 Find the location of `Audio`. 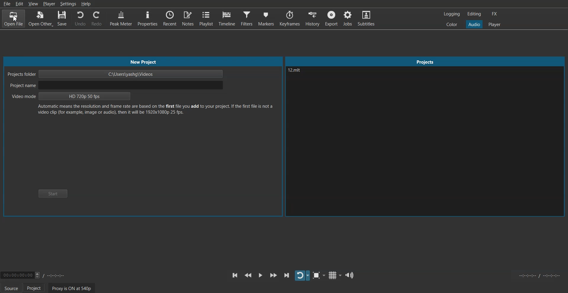

Audio is located at coordinates (474, 25).